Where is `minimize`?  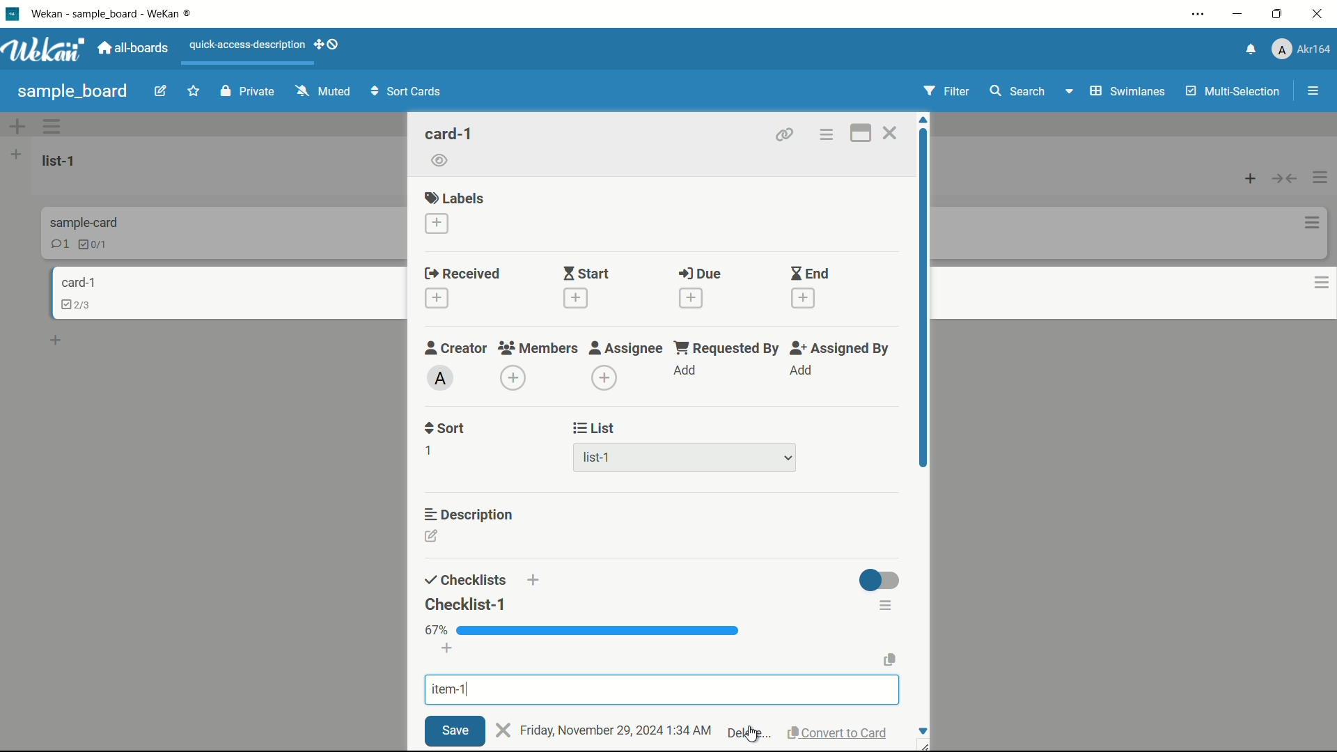
minimize is located at coordinates (1239, 14).